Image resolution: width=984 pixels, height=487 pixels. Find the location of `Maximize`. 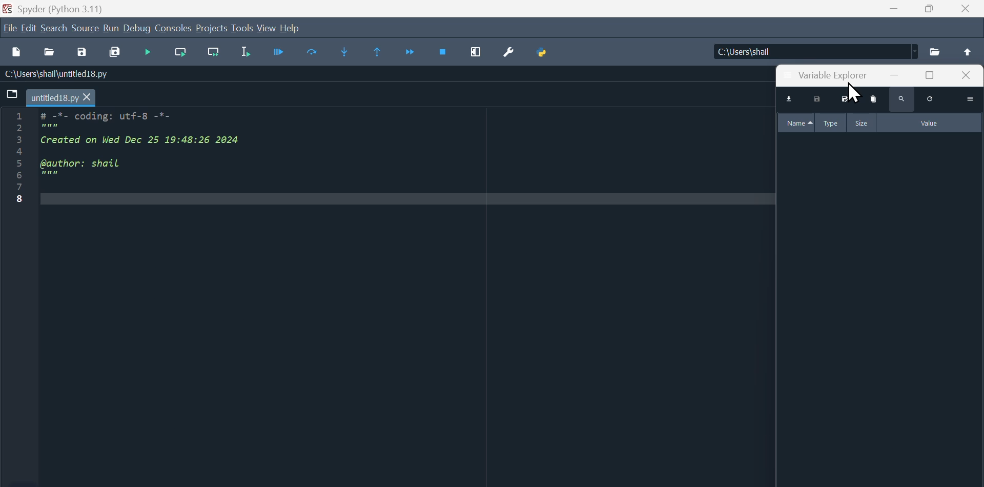

Maximize is located at coordinates (934, 9).